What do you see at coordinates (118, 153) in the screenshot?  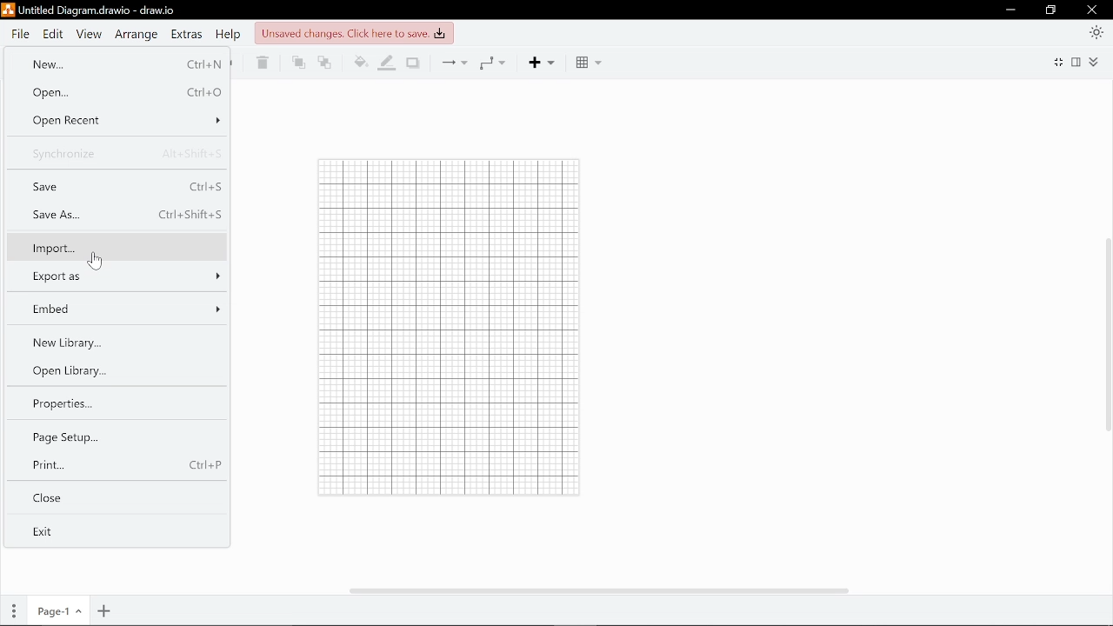 I see `Synchronize ` at bounding box center [118, 153].